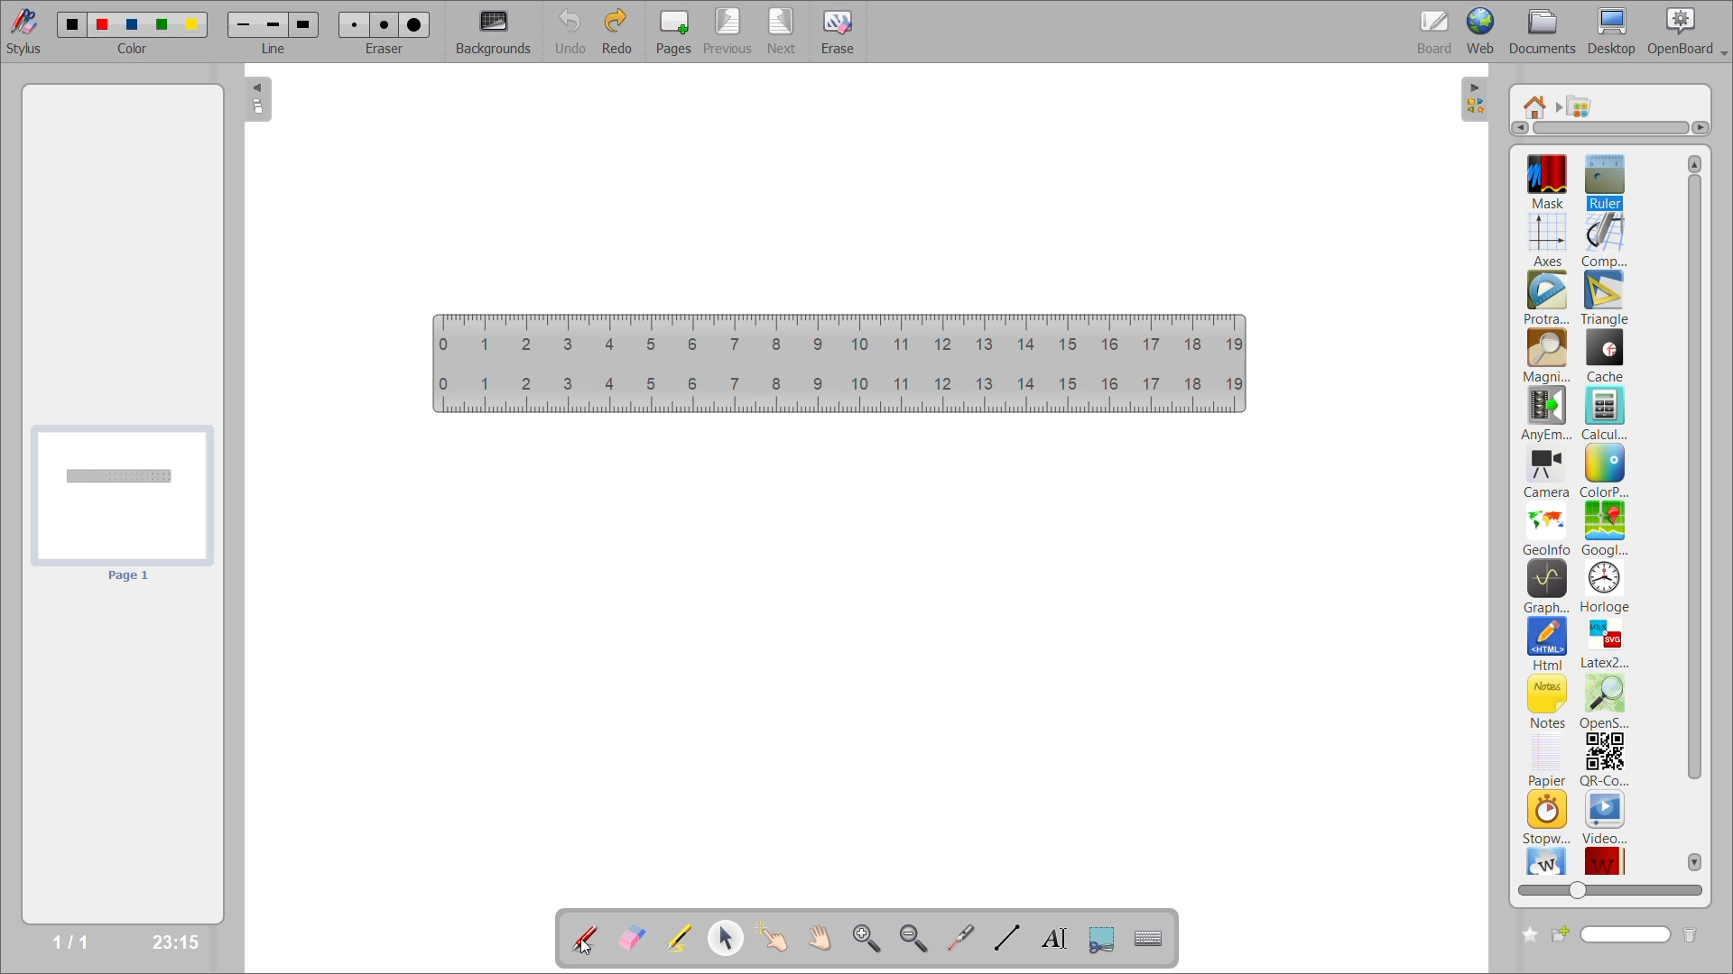 The image size is (1733, 974). What do you see at coordinates (621, 30) in the screenshot?
I see `redo` at bounding box center [621, 30].